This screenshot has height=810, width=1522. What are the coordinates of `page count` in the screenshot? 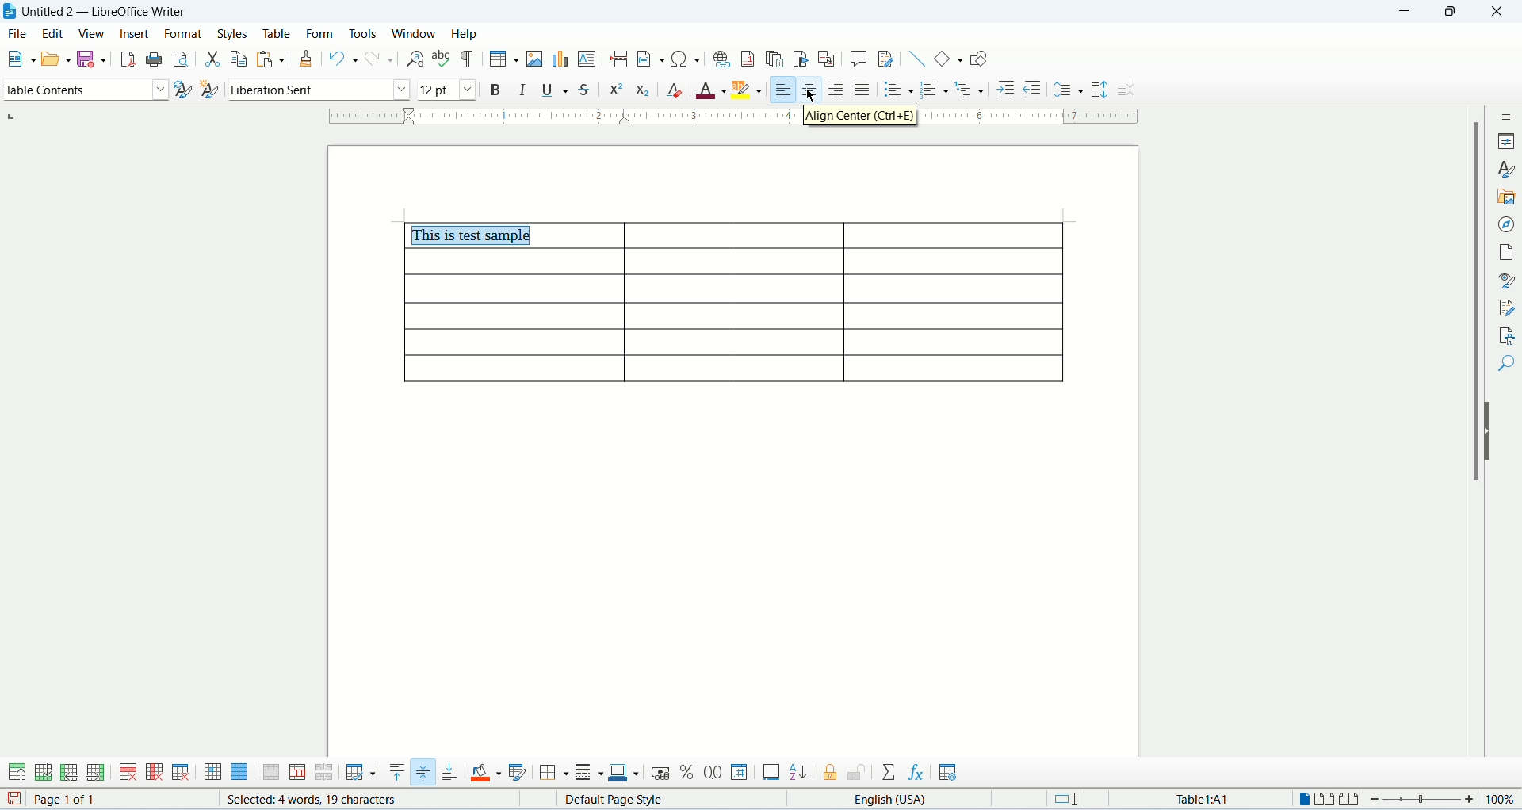 It's located at (94, 800).